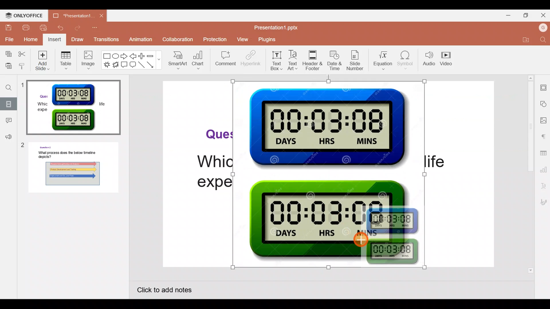  Describe the element at coordinates (125, 57) in the screenshot. I see `Right arrow` at that location.